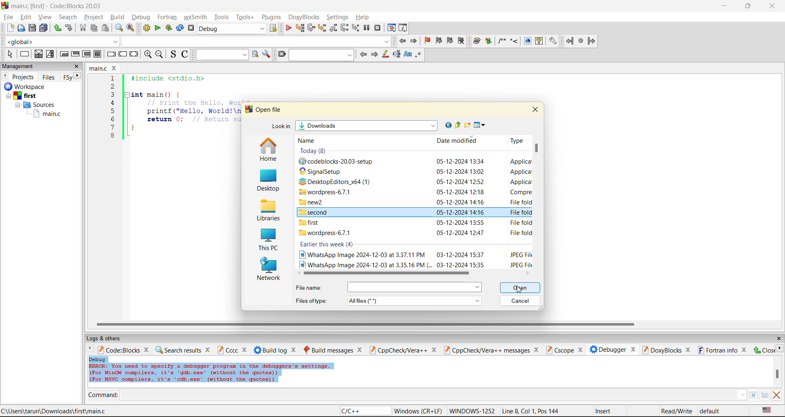 Image resolution: width=785 pixels, height=417 pixels. Describe the element at coordinates (363, 17) in the screenshot. I see `help` at that location.